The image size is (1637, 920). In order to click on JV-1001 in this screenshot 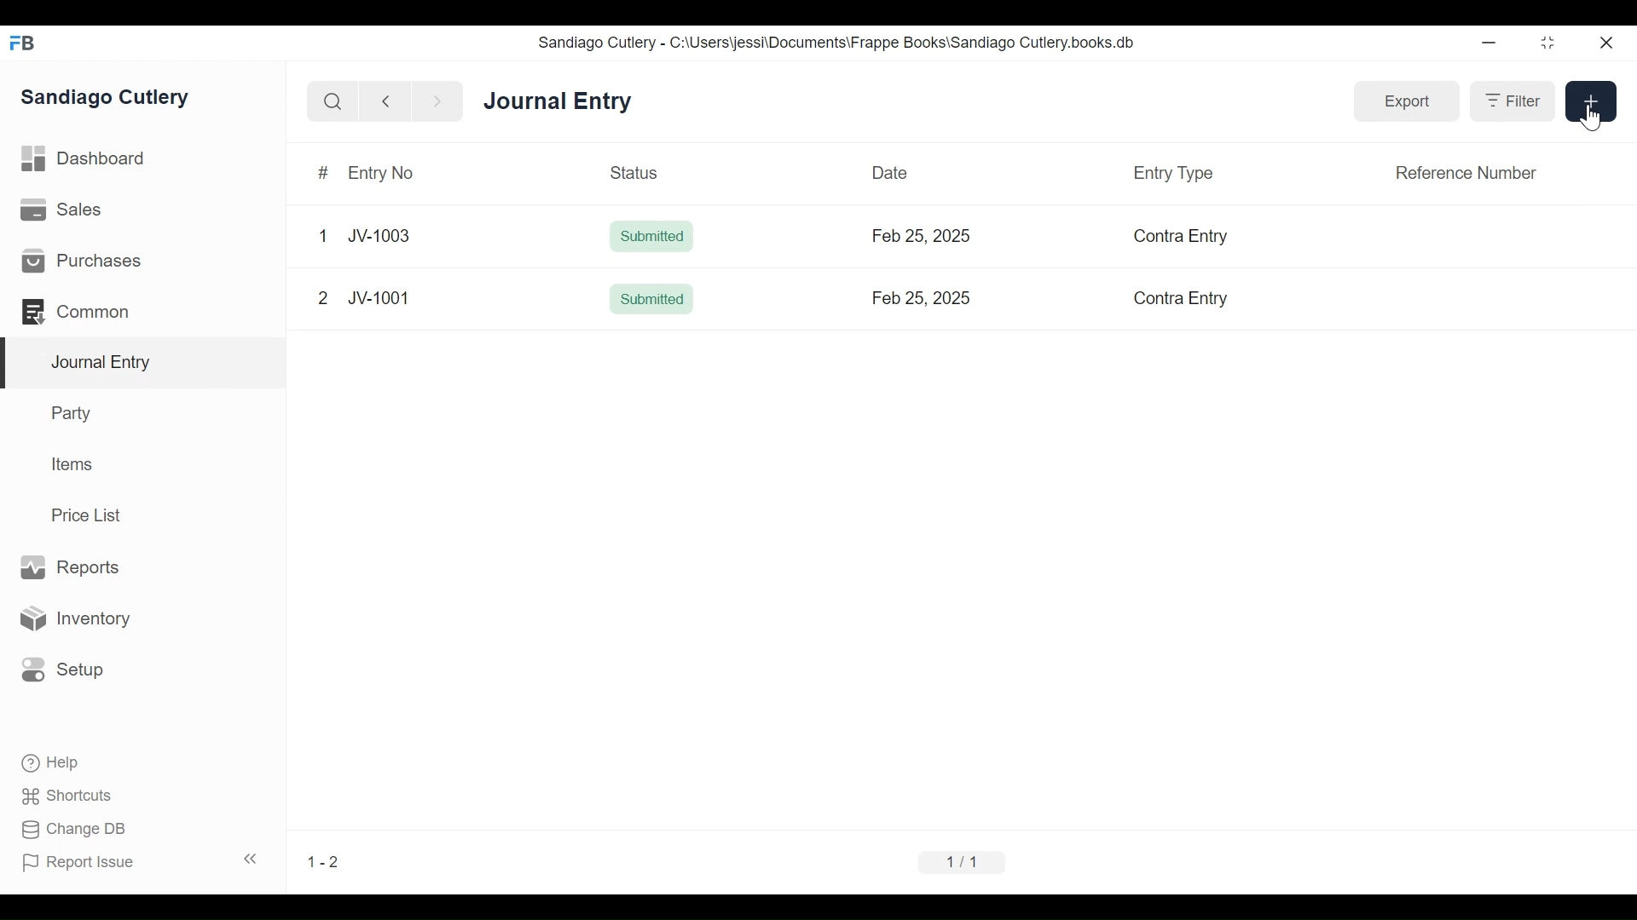, I will do `click(377, 290)`.